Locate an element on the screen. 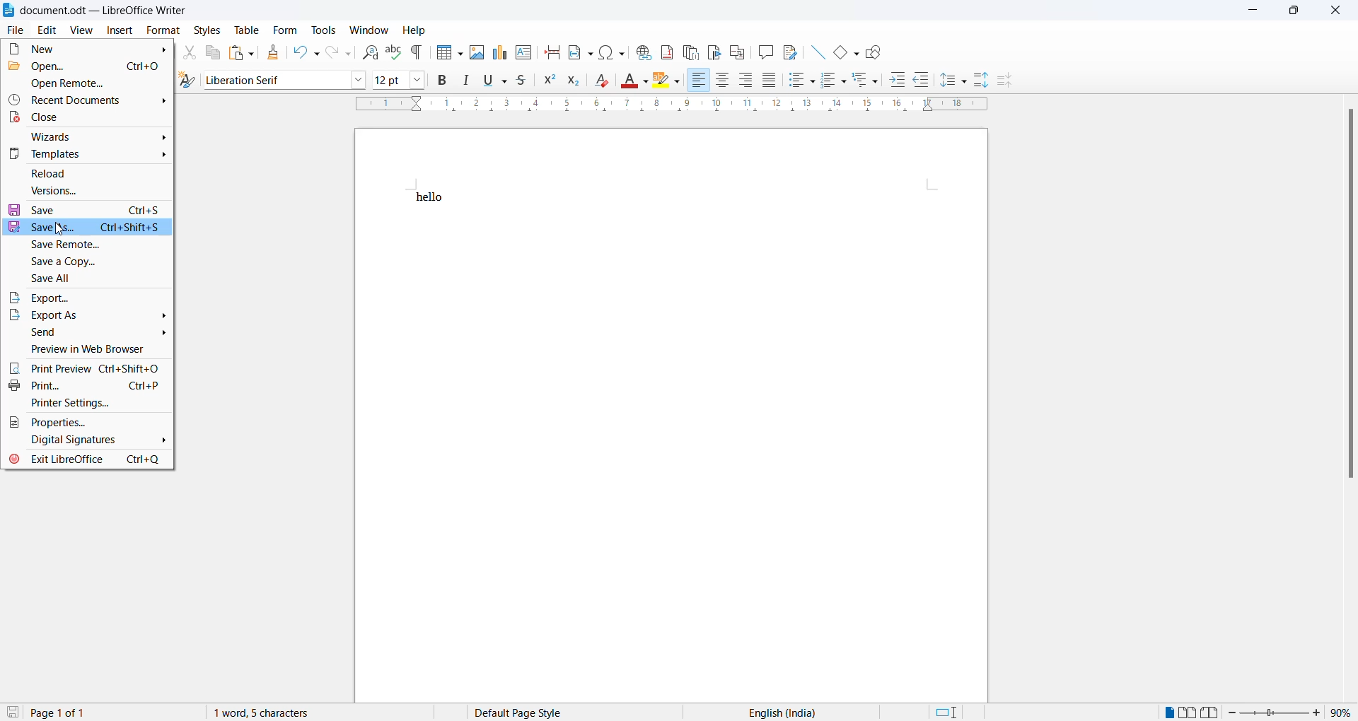  Clone formatting is located at coordinates (269, 52).